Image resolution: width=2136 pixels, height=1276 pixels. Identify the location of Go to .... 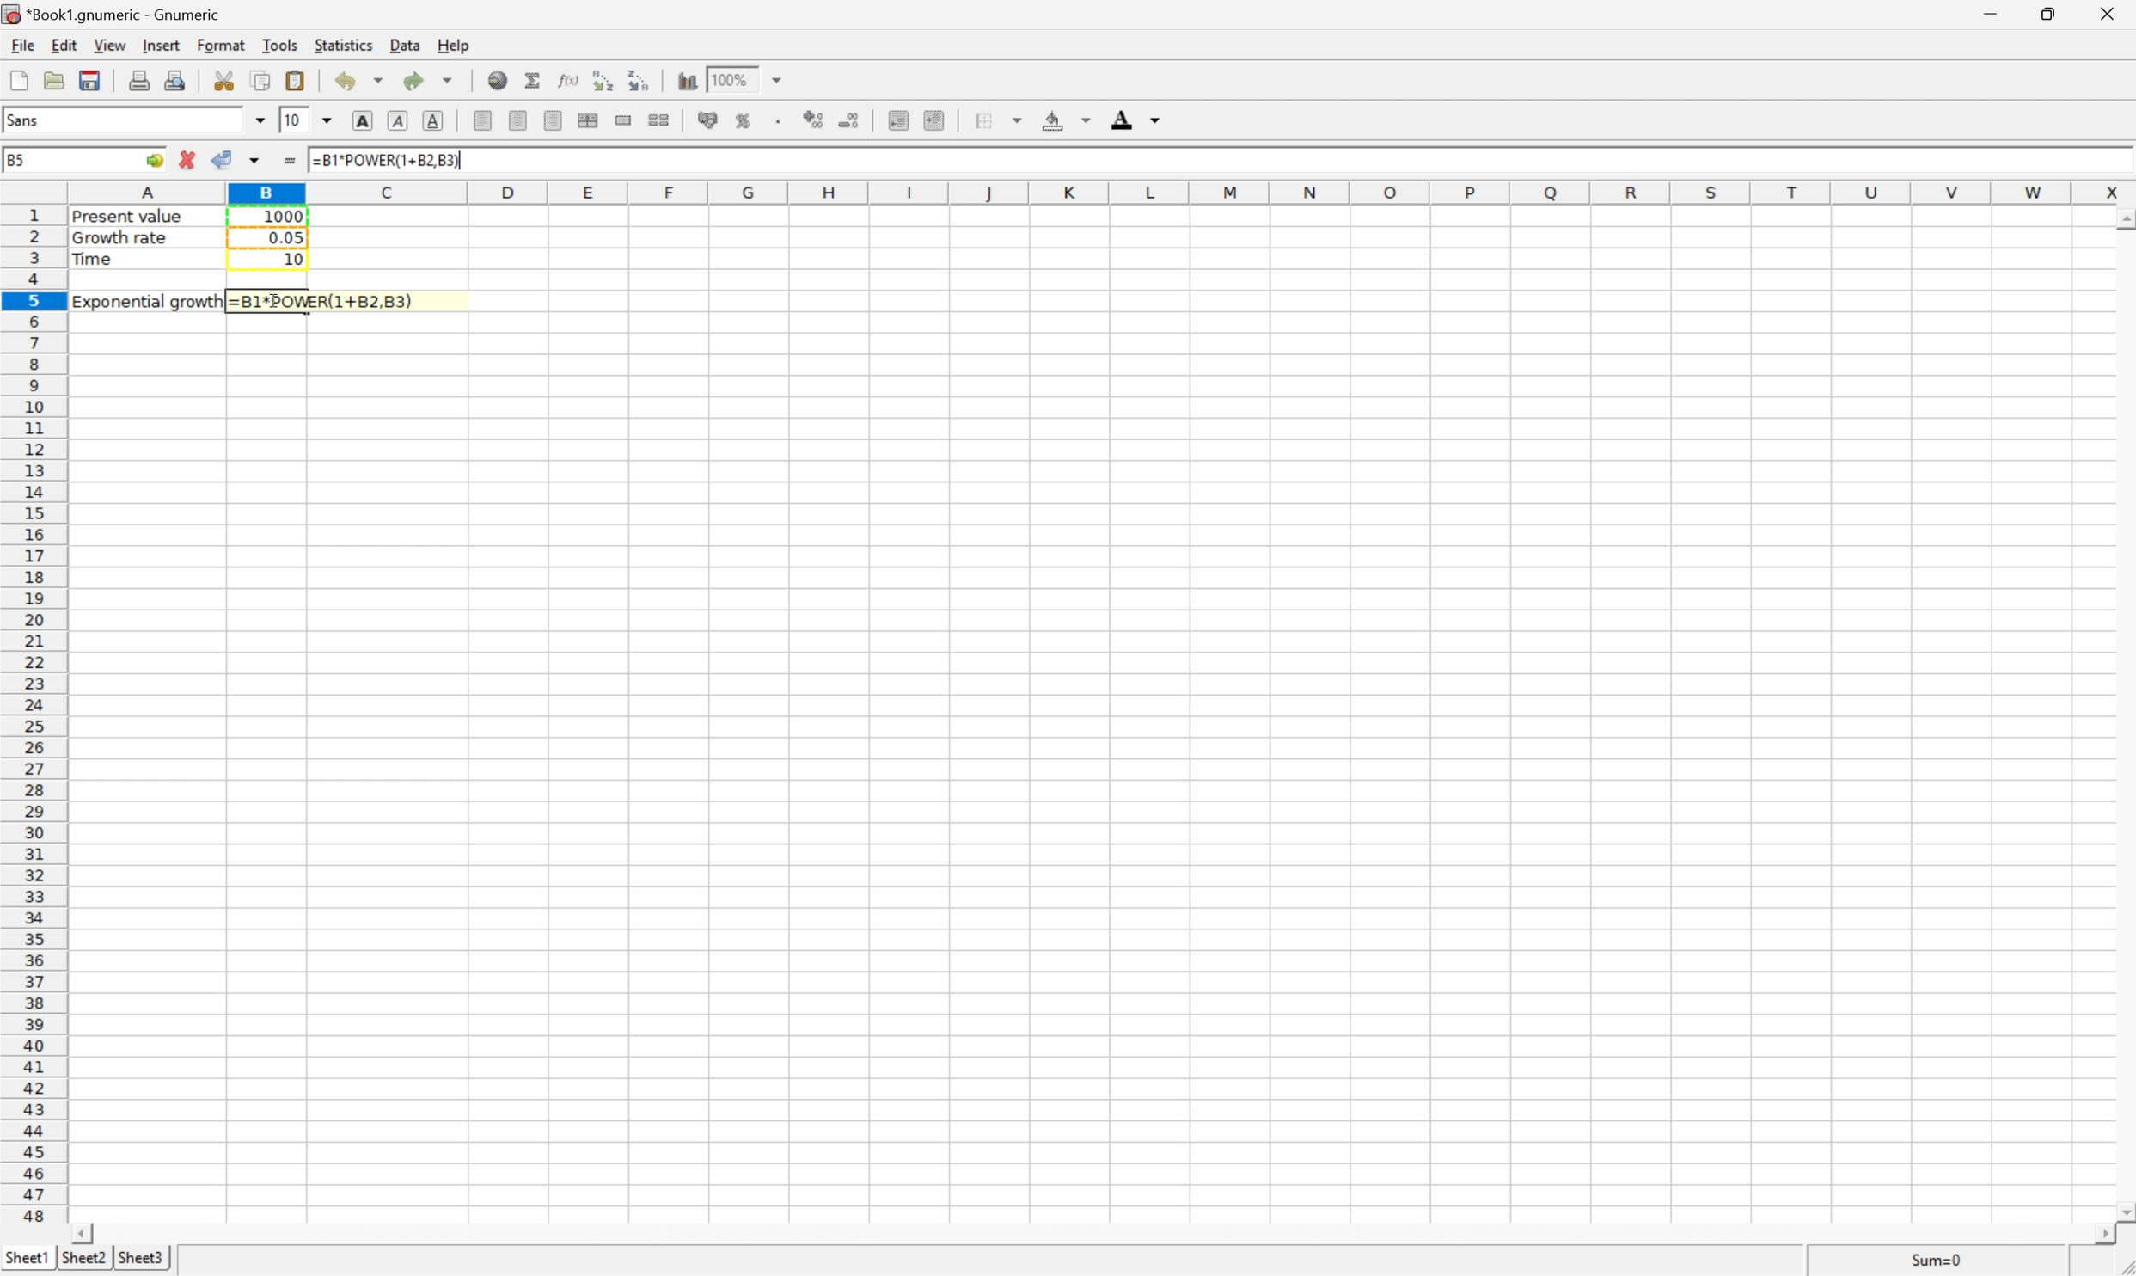
(154, 160).